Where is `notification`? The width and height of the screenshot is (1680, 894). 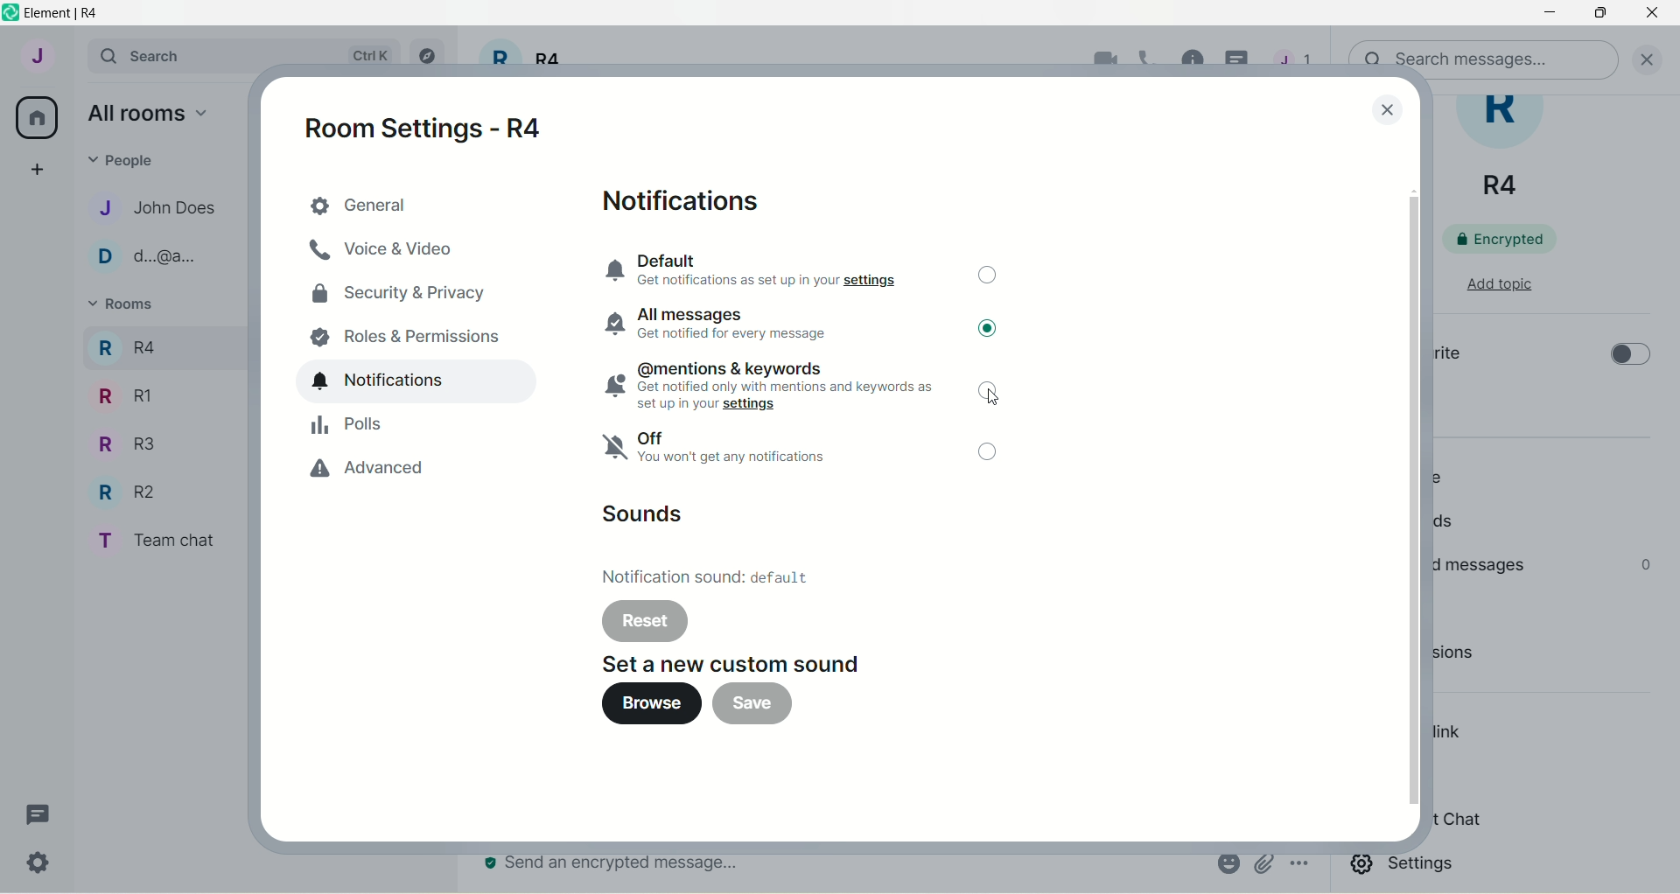 notification is located at coordinates (418, 382).